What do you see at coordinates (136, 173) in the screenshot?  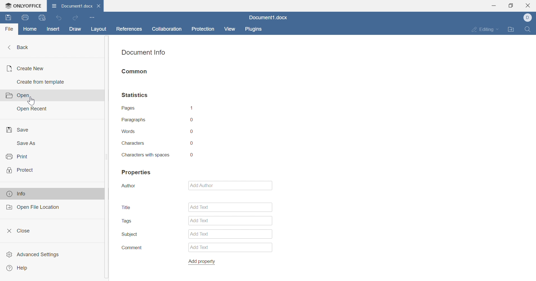 I see `properties` at bounding box center [136, 173].